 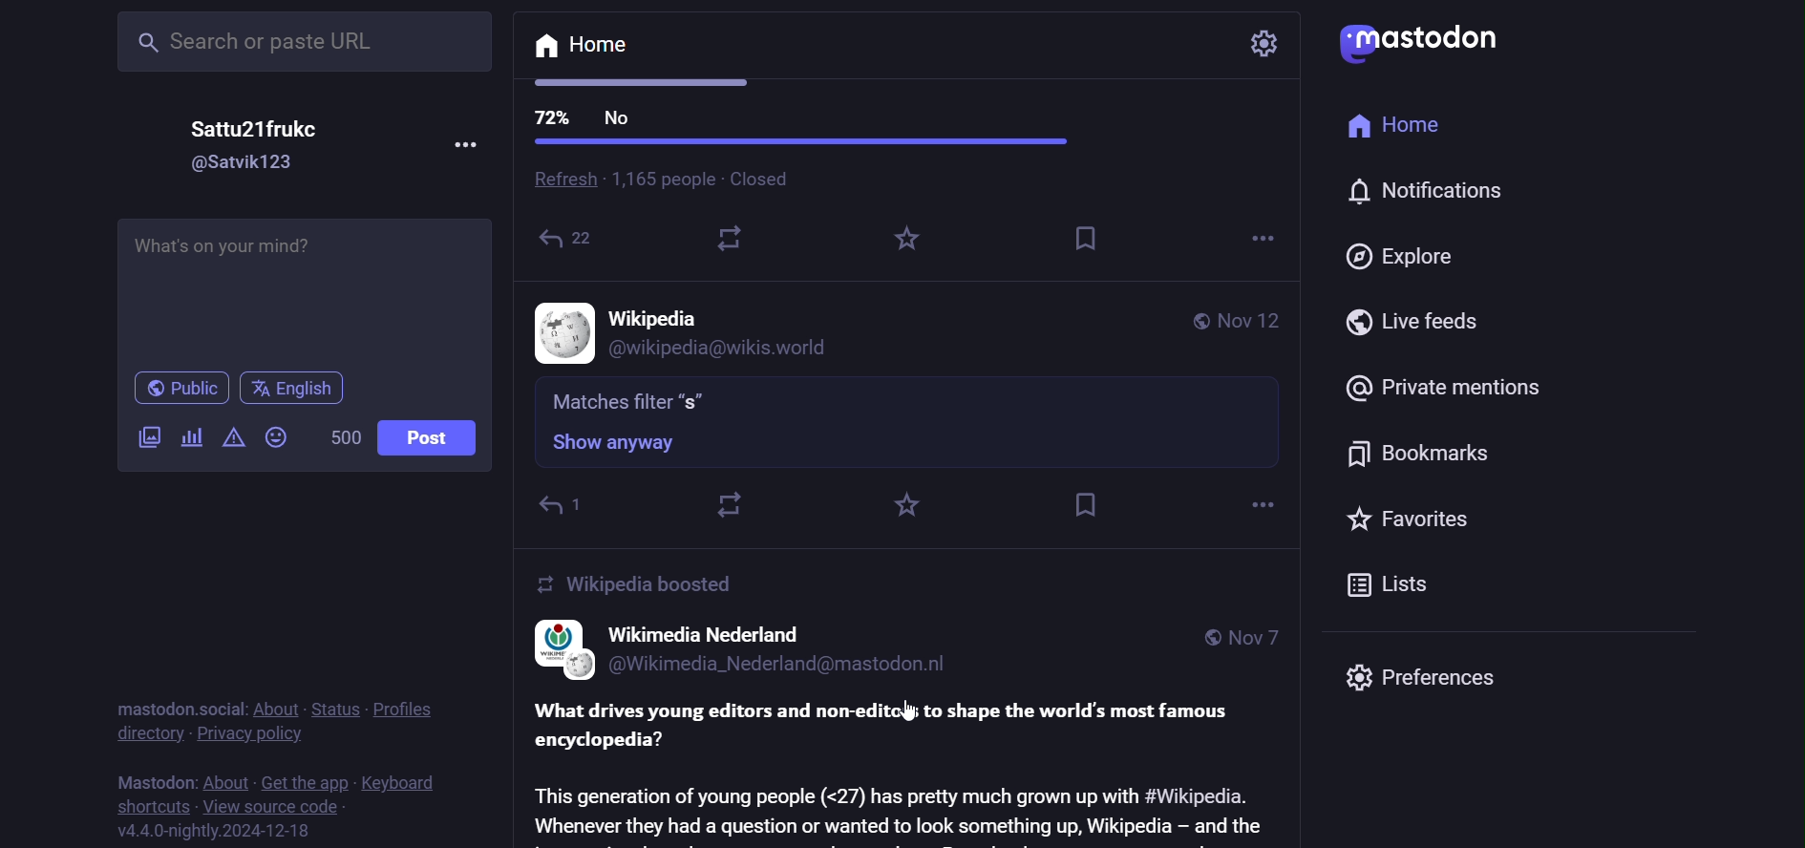 What do you see at coordinates (275, 438) in the screenshot?
I see `emoji` at bounding box center [275, 438].